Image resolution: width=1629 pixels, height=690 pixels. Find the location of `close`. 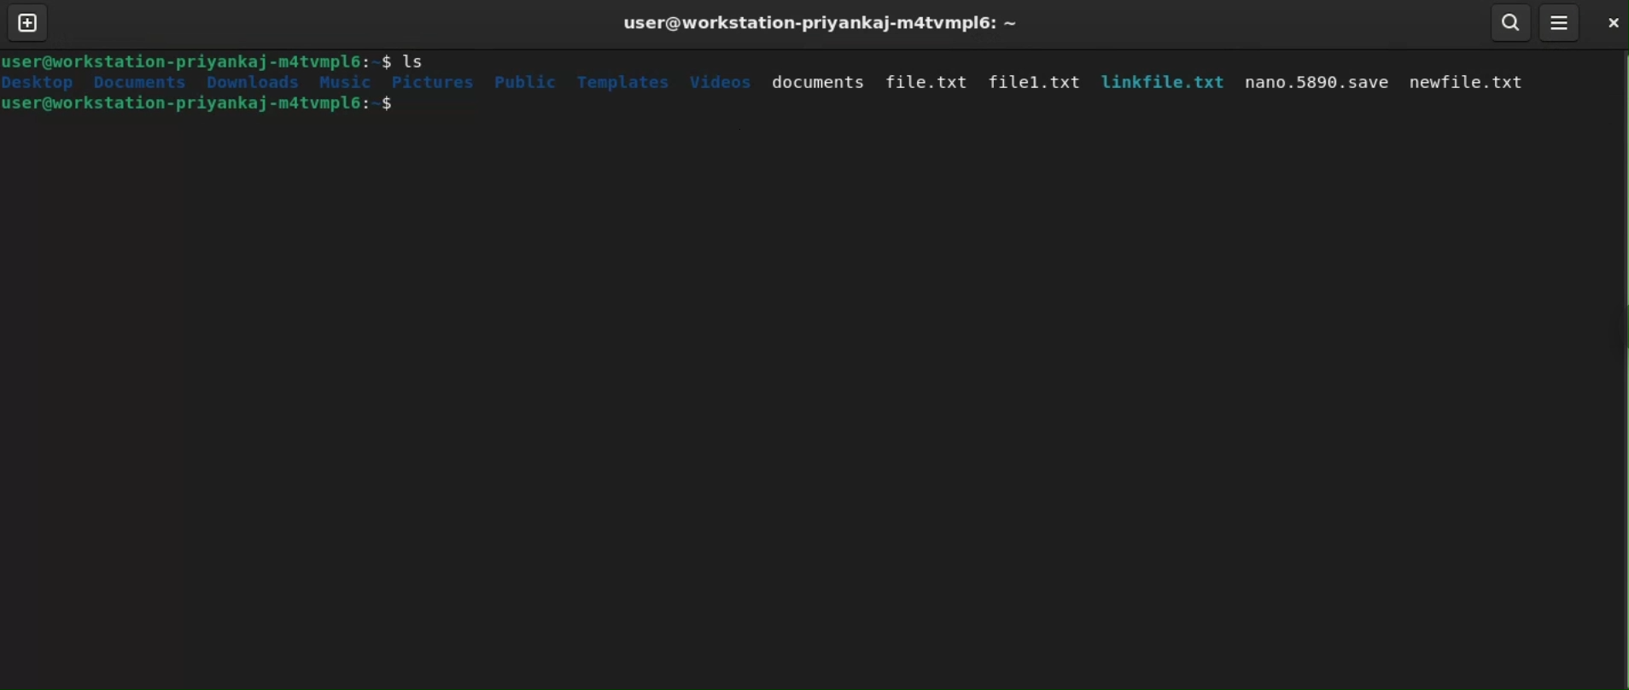

close is located at coordinates (1608, 22).